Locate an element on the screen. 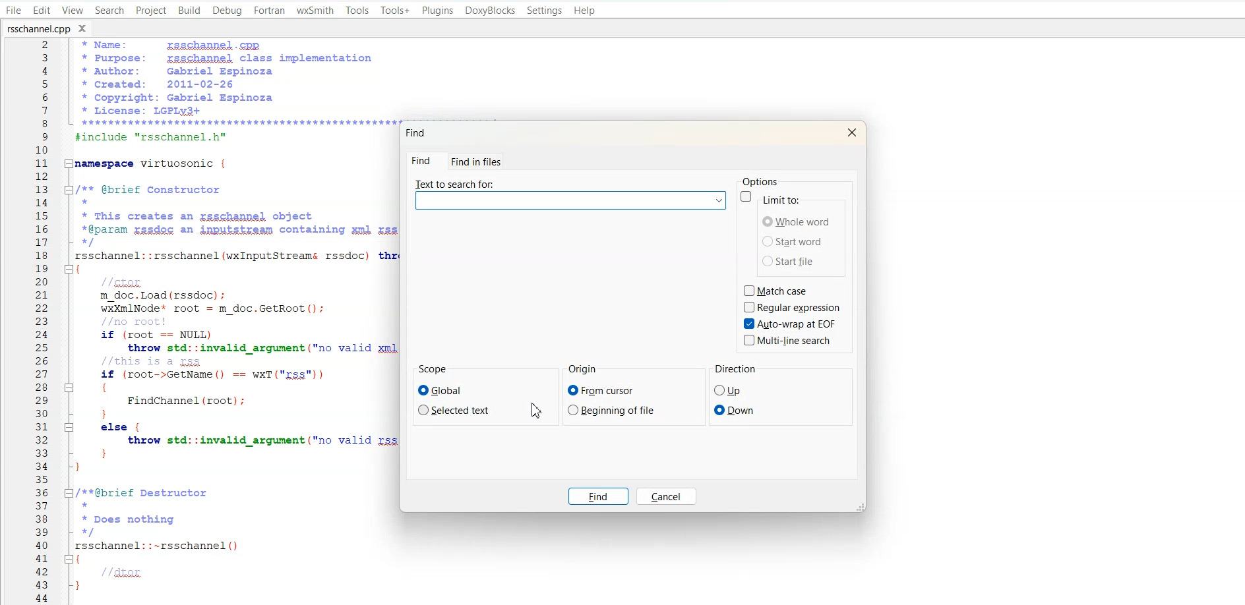 The height and width of the screenshot is (605, 1245). Close is located at coordinates (84, 27).